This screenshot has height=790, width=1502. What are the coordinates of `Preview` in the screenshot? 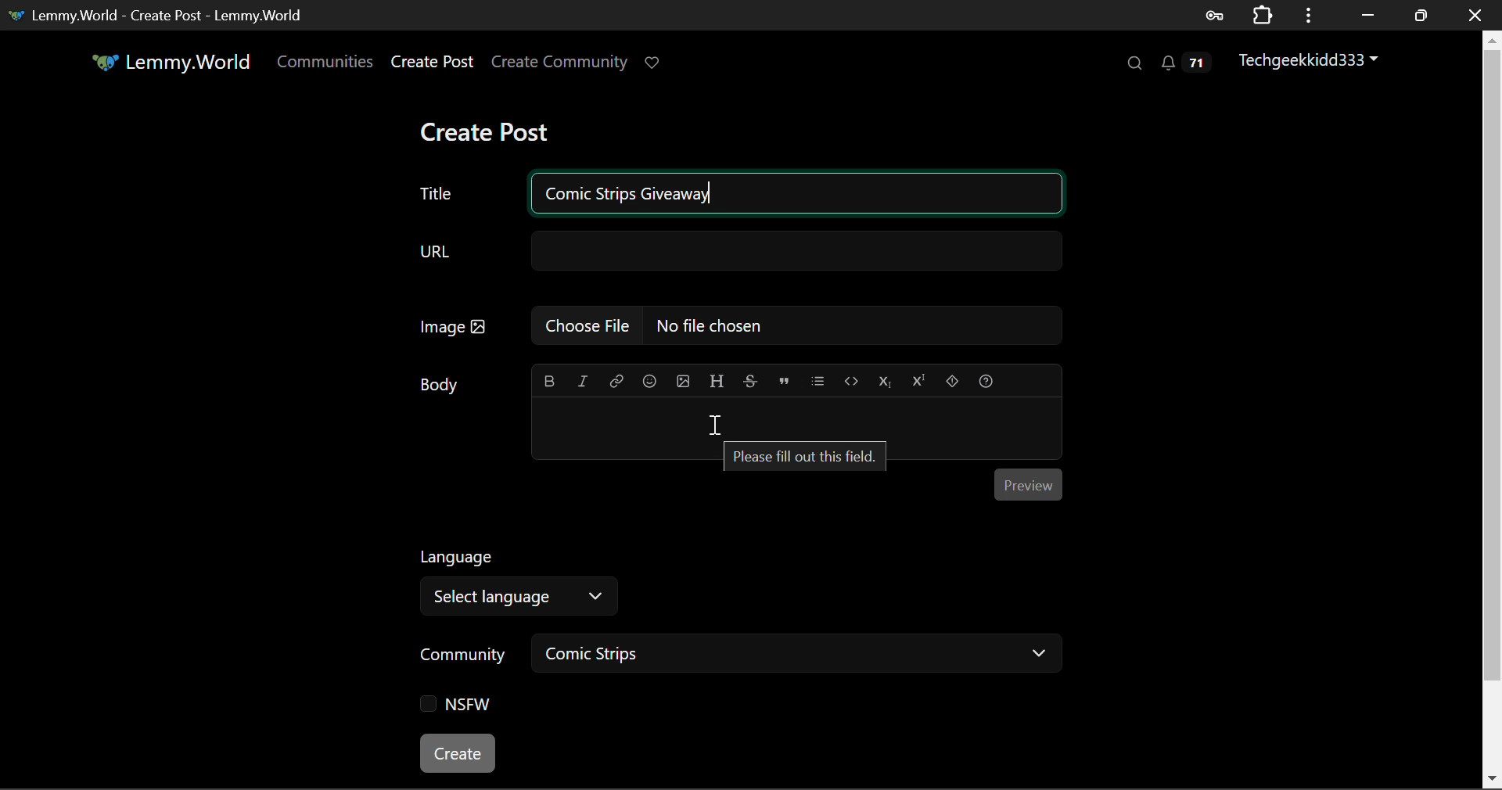 It's located at (1029, 482).